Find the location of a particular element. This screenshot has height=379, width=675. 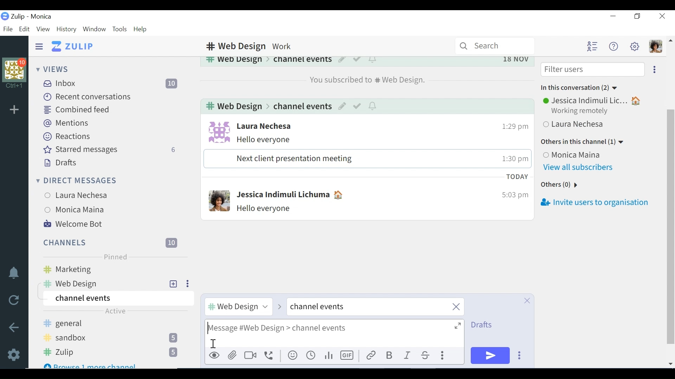

mark as resolved is located at coordinates (357, 106).